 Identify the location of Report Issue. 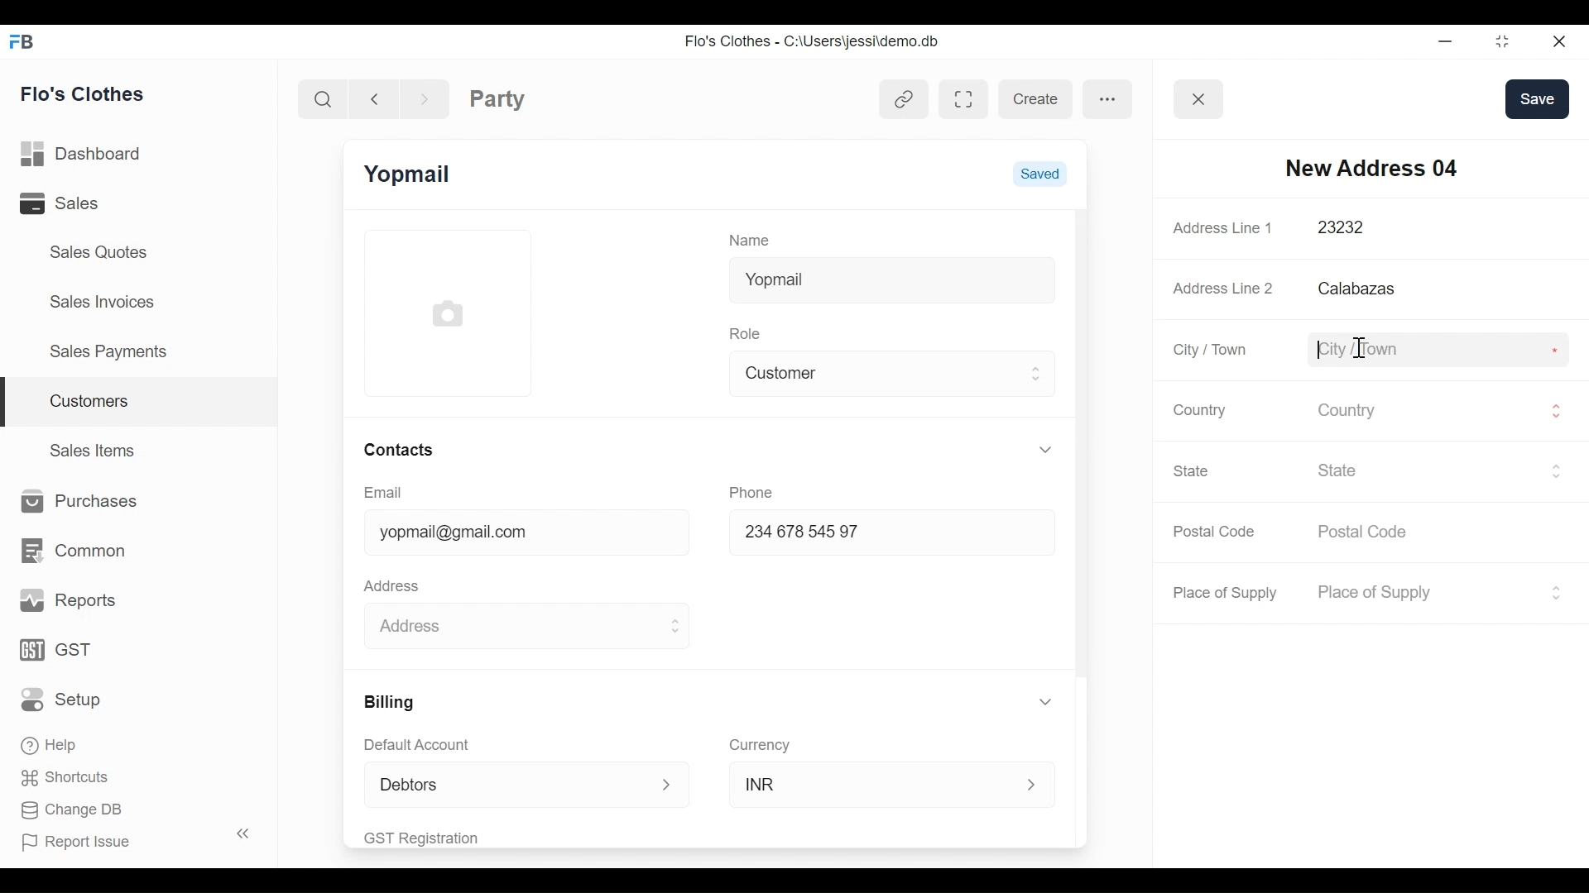
(127, 838).